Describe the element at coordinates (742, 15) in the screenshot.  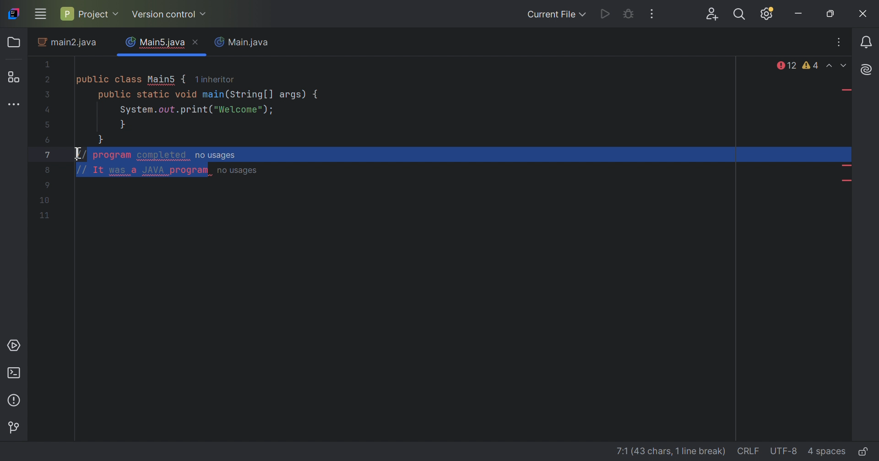
I see `Search` at that location.